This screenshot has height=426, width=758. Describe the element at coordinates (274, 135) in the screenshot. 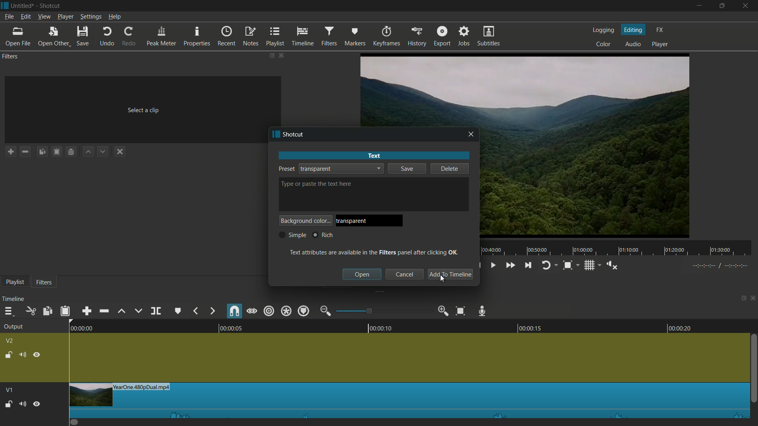

I see `app icon` at that location.